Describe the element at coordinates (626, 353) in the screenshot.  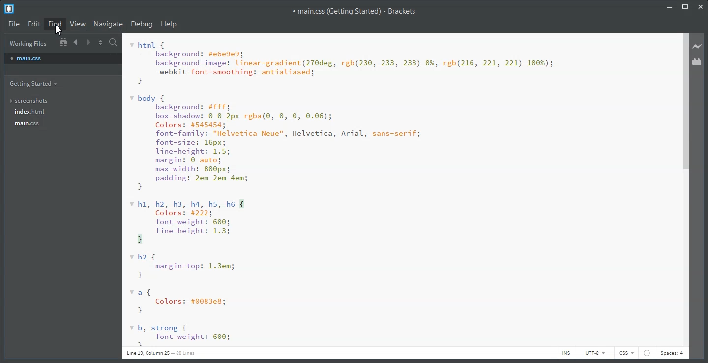
I see `CSS` at that location.